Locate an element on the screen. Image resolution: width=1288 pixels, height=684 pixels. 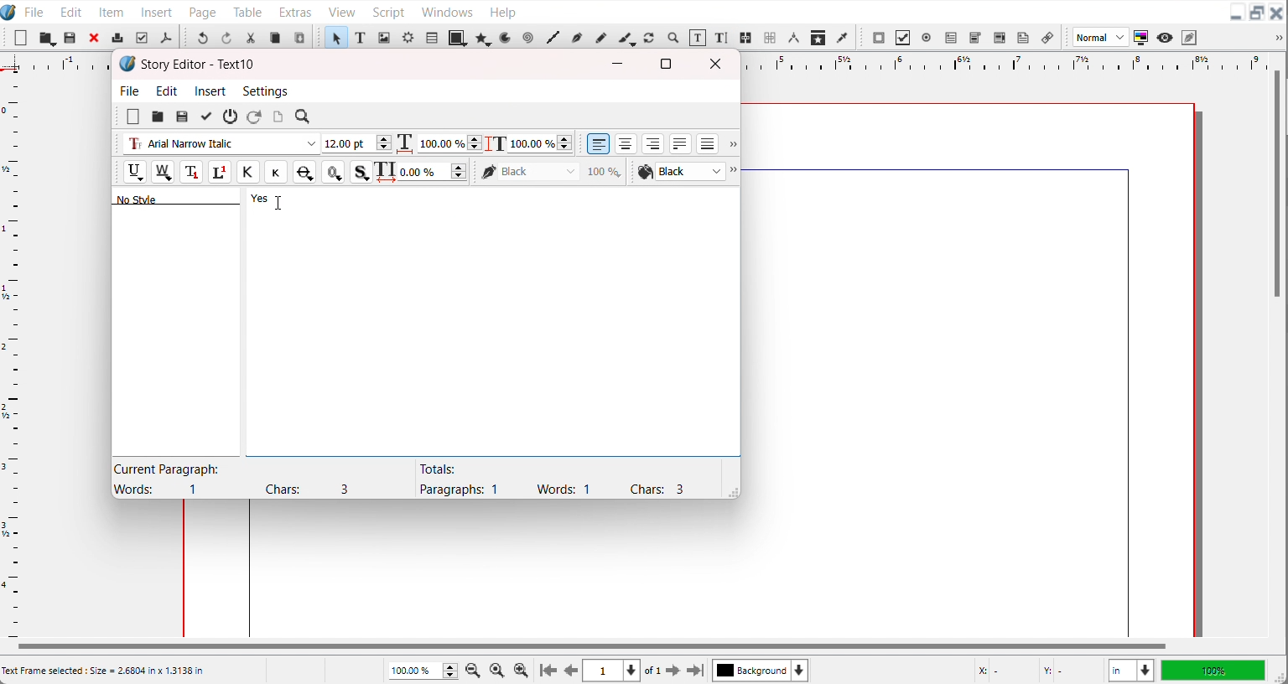
Table is located at coordinates (248, 11).